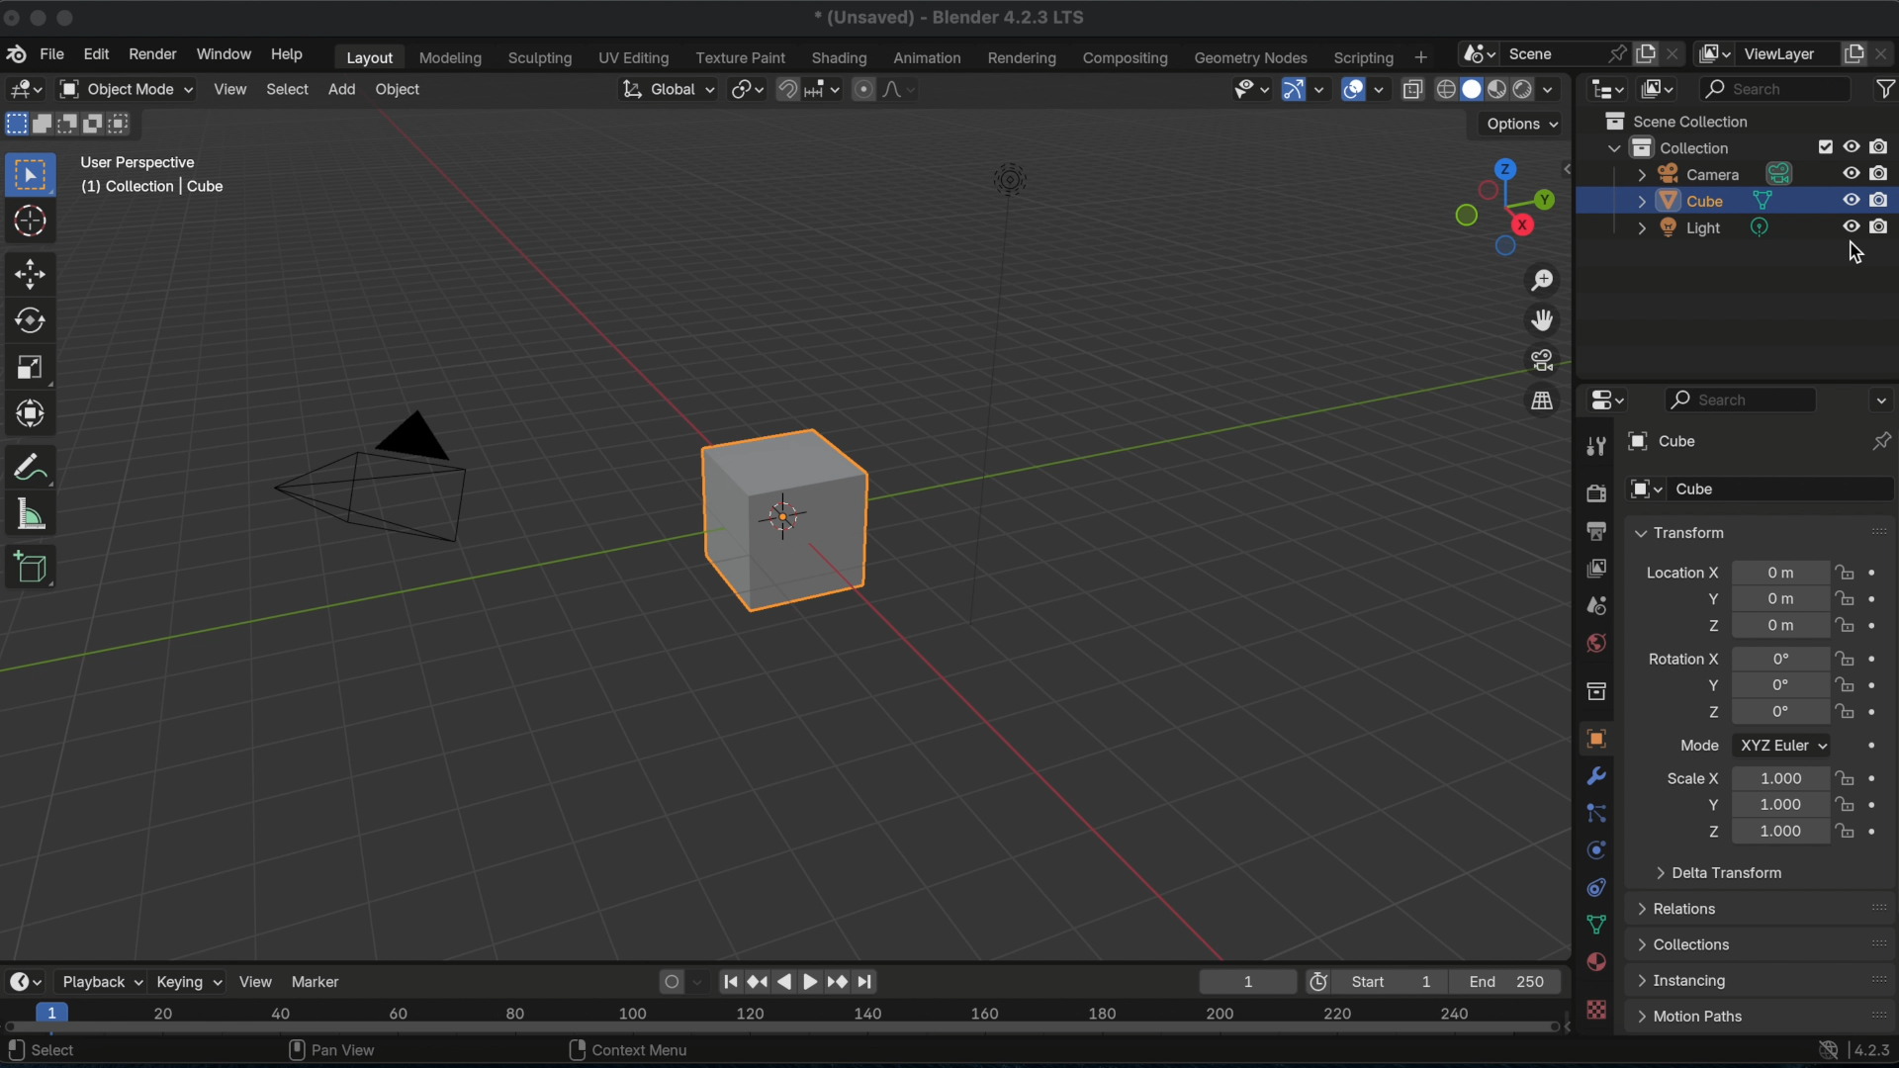 The height and width of the screenshot is (1068, 1899). I want to click on viewport shading, so click(1444, 87).